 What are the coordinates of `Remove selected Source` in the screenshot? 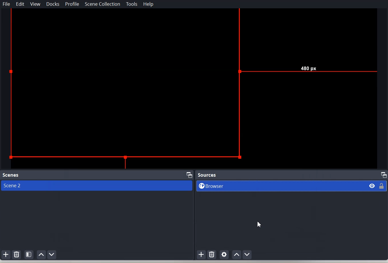 It's located at (212, 254).